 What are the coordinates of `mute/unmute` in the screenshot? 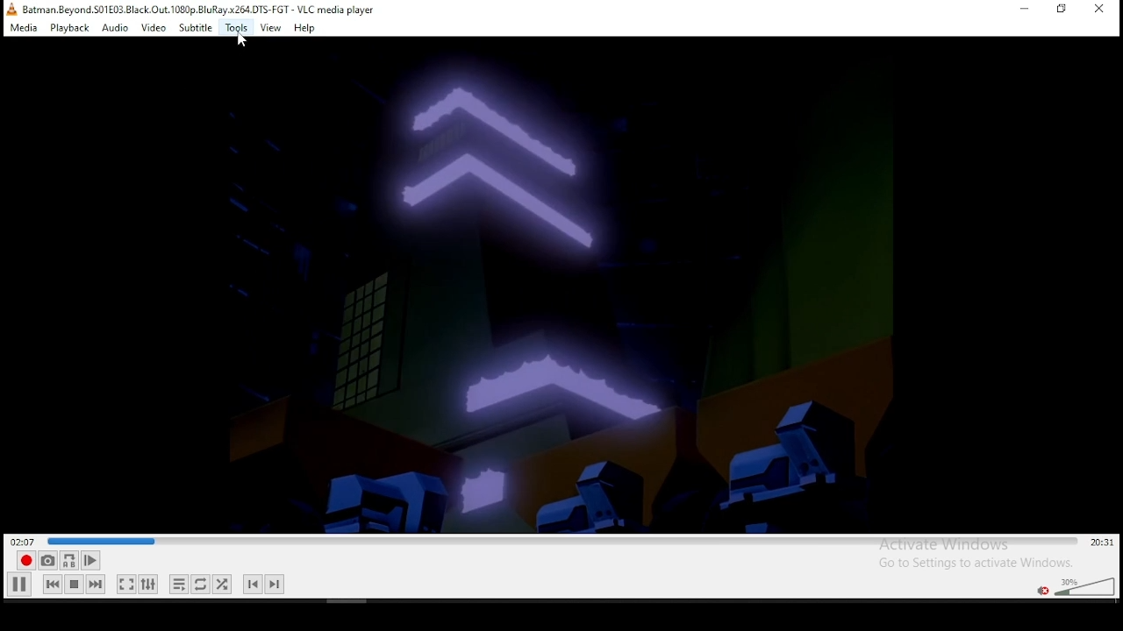 It's located at (1044, 591).